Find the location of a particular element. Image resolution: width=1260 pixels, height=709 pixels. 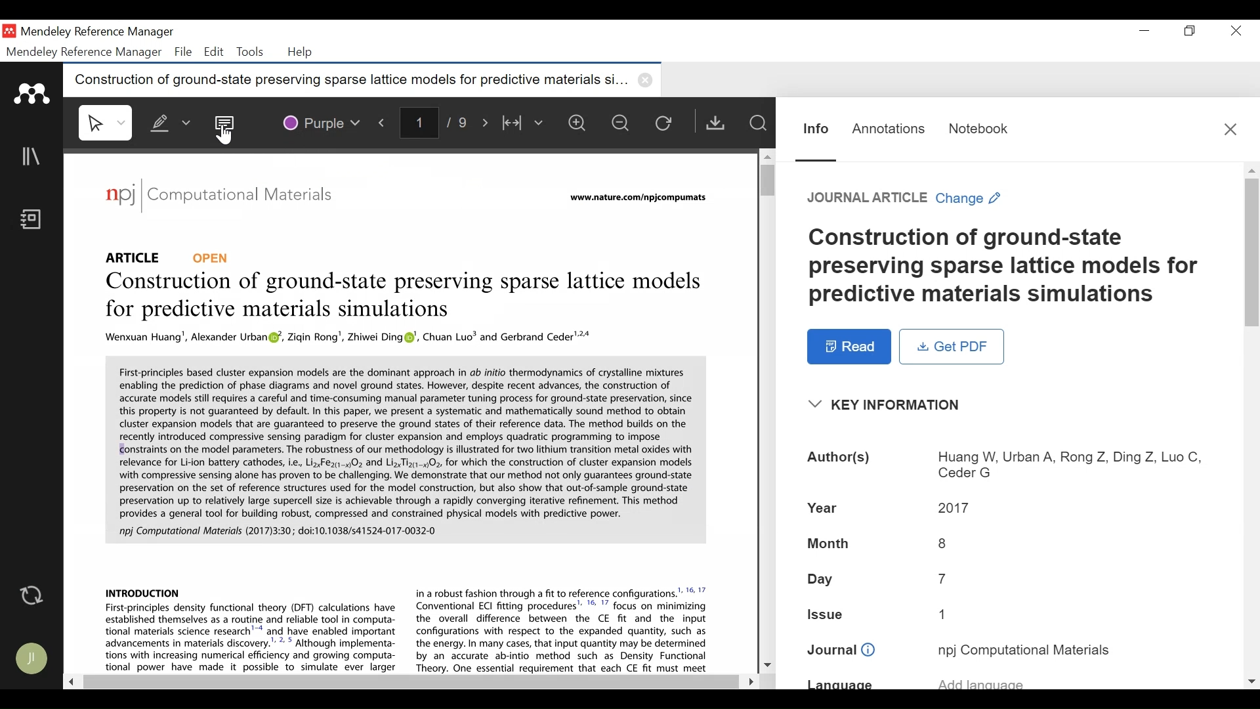

Issue is located at coordinates (1009, 617).